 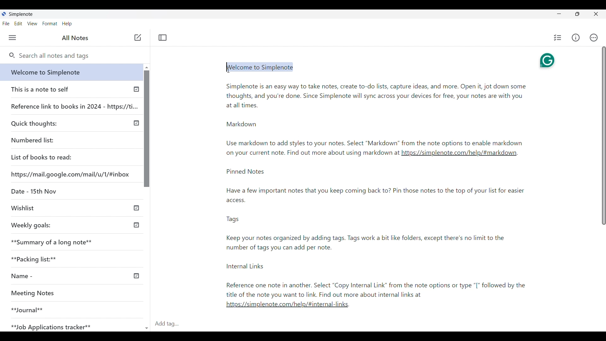 What do you see at coordinates (33, 23) in the screenshot?
I see `View menu ` at bounding box center [33, 23].